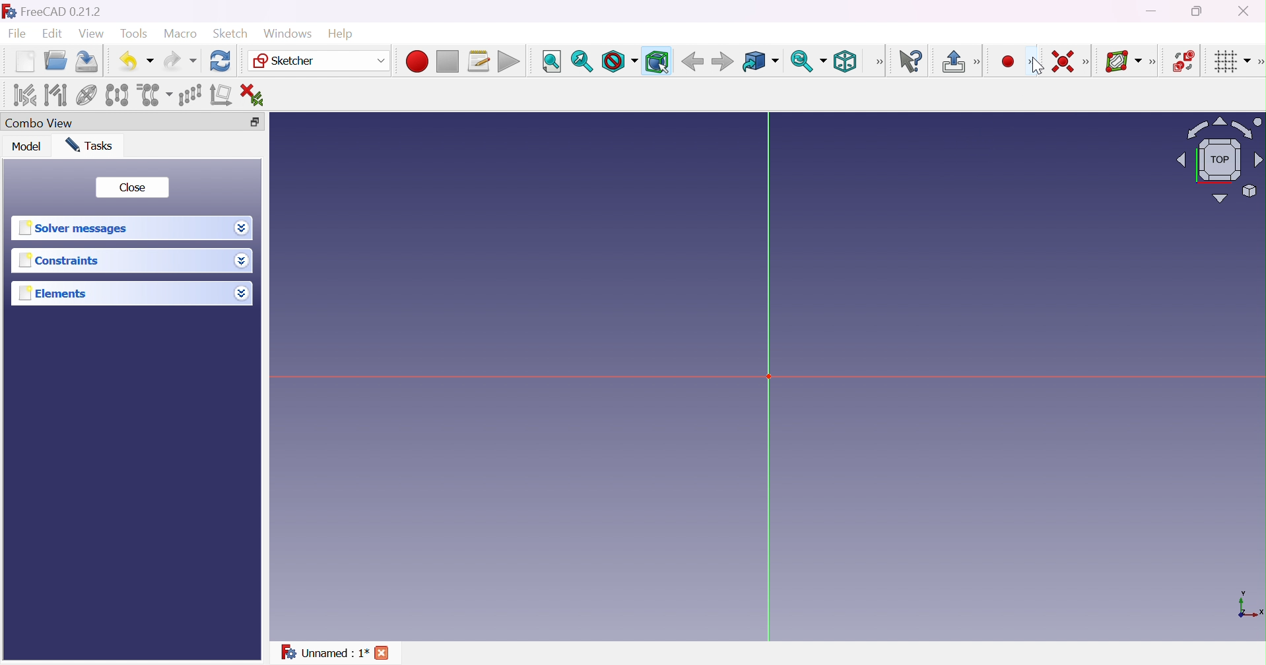 The width and height of the screenshot is (1266, 665). I want to click on Back, so click(692, 62).